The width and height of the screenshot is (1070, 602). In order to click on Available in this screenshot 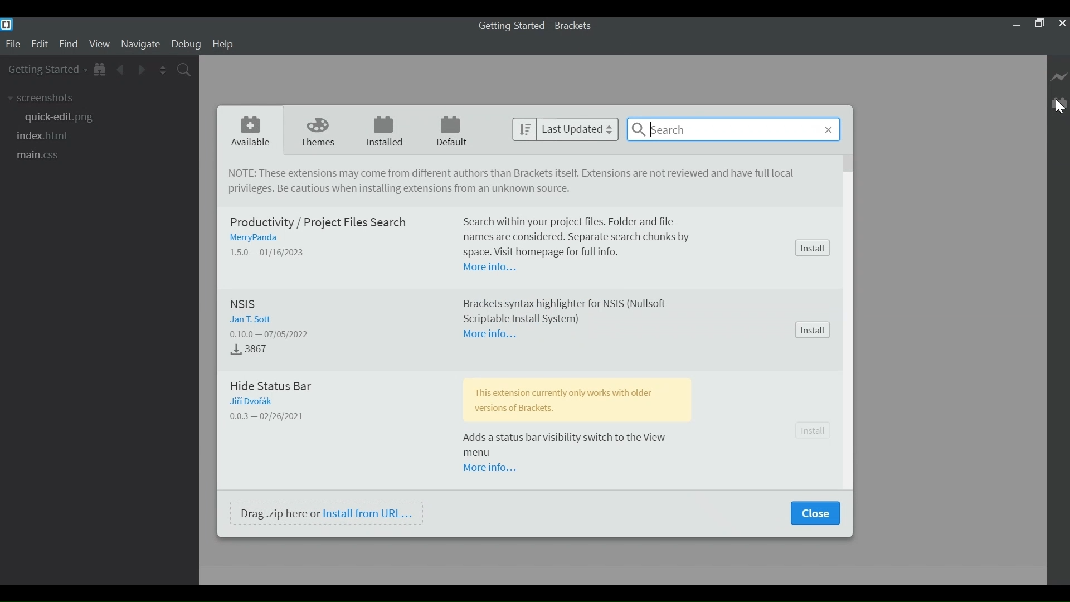, I will do `click(252, 132)`.